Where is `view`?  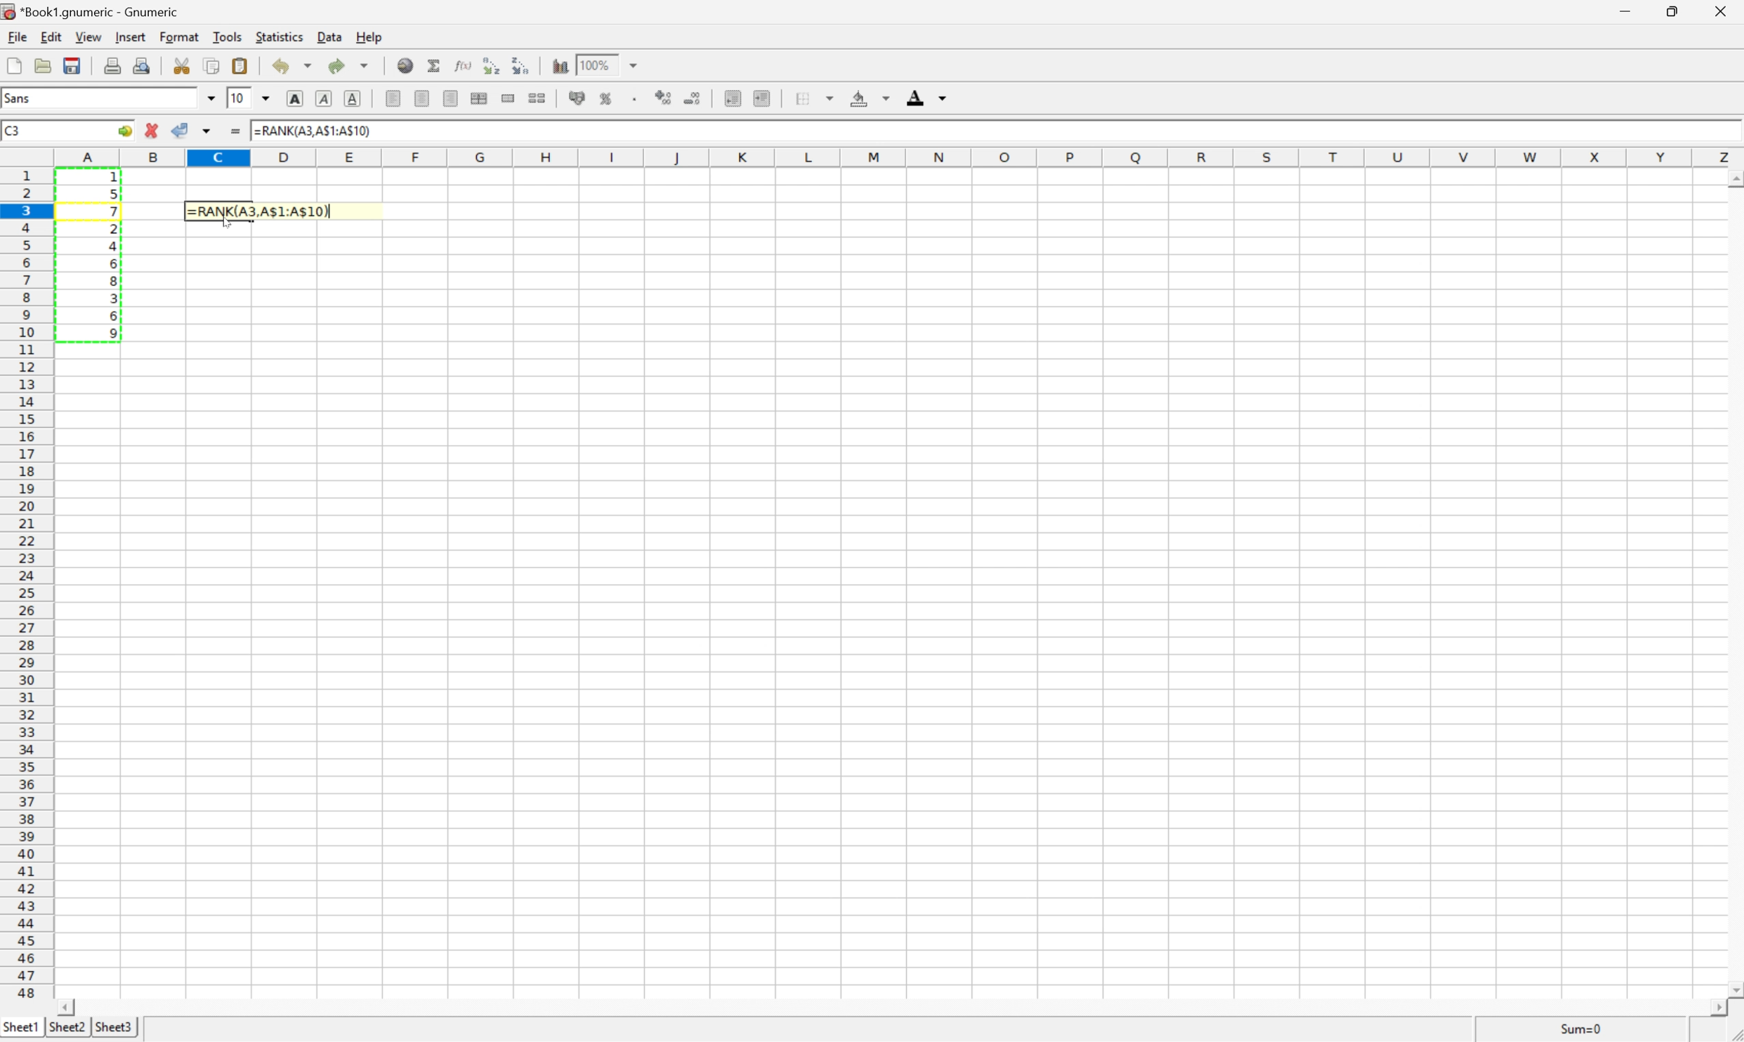 view is located at coordinates (88, 36).